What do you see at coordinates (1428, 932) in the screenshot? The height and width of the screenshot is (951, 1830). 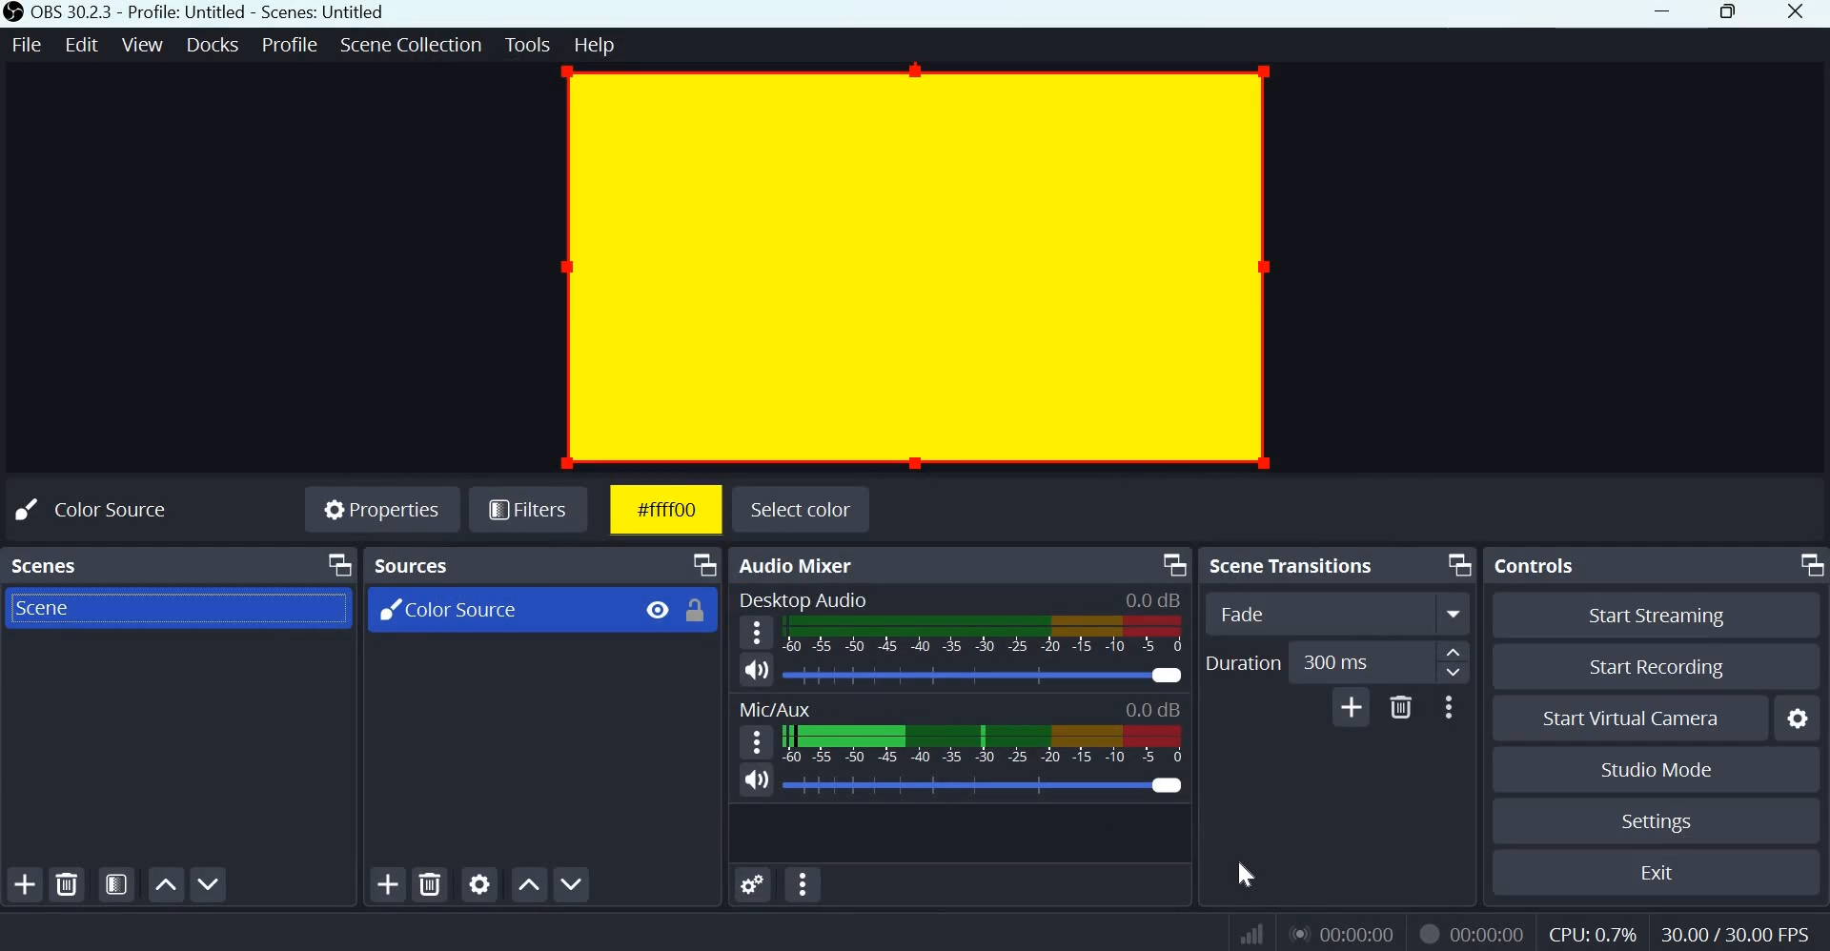 I see `Live Duration Timer` at bounding box center [1428, 932].